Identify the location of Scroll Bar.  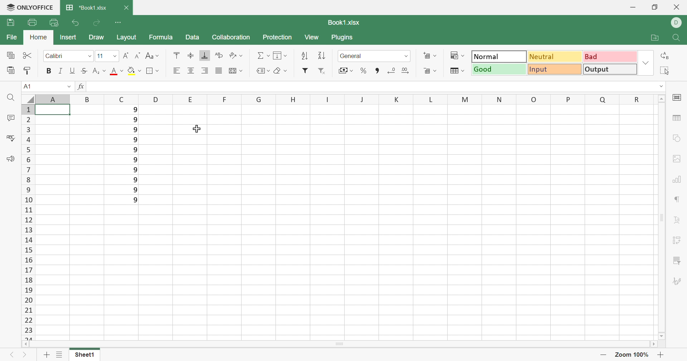
(663, 218).